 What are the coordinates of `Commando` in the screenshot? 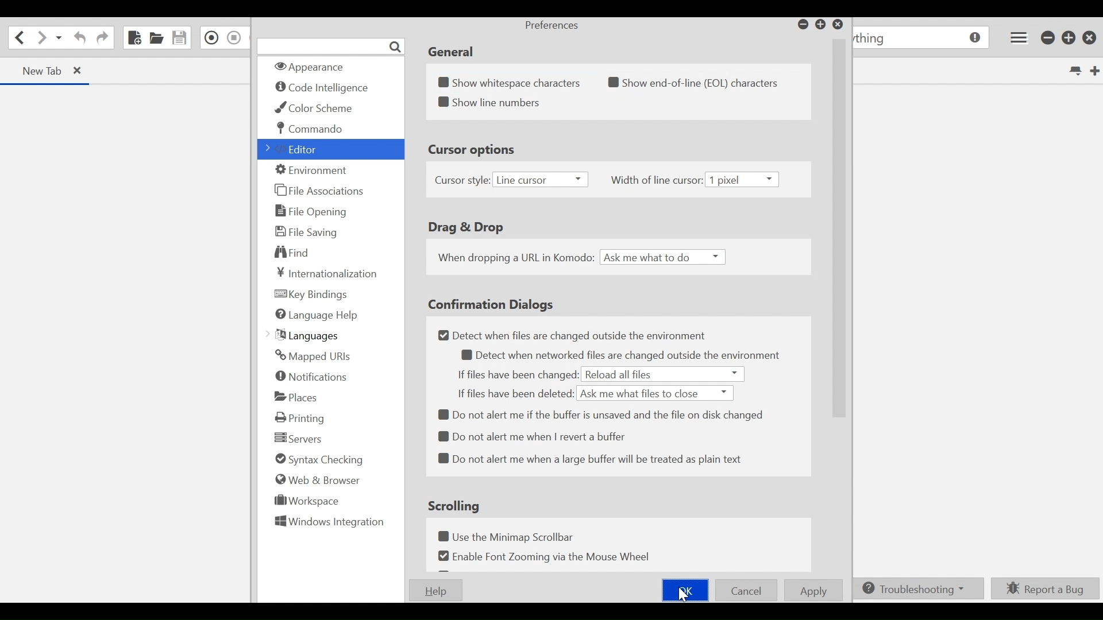 It's located at (311, 129).